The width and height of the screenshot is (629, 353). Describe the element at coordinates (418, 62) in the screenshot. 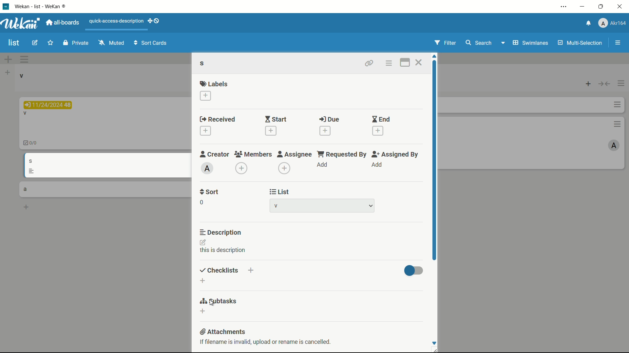

I see `close card` at that location.